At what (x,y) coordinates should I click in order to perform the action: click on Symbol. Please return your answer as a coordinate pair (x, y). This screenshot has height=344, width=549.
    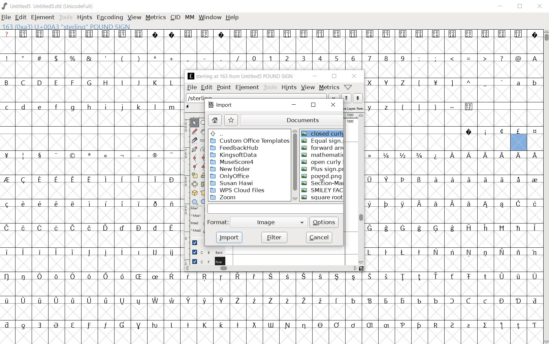
    Looking at the image, I should click on (453, 35).